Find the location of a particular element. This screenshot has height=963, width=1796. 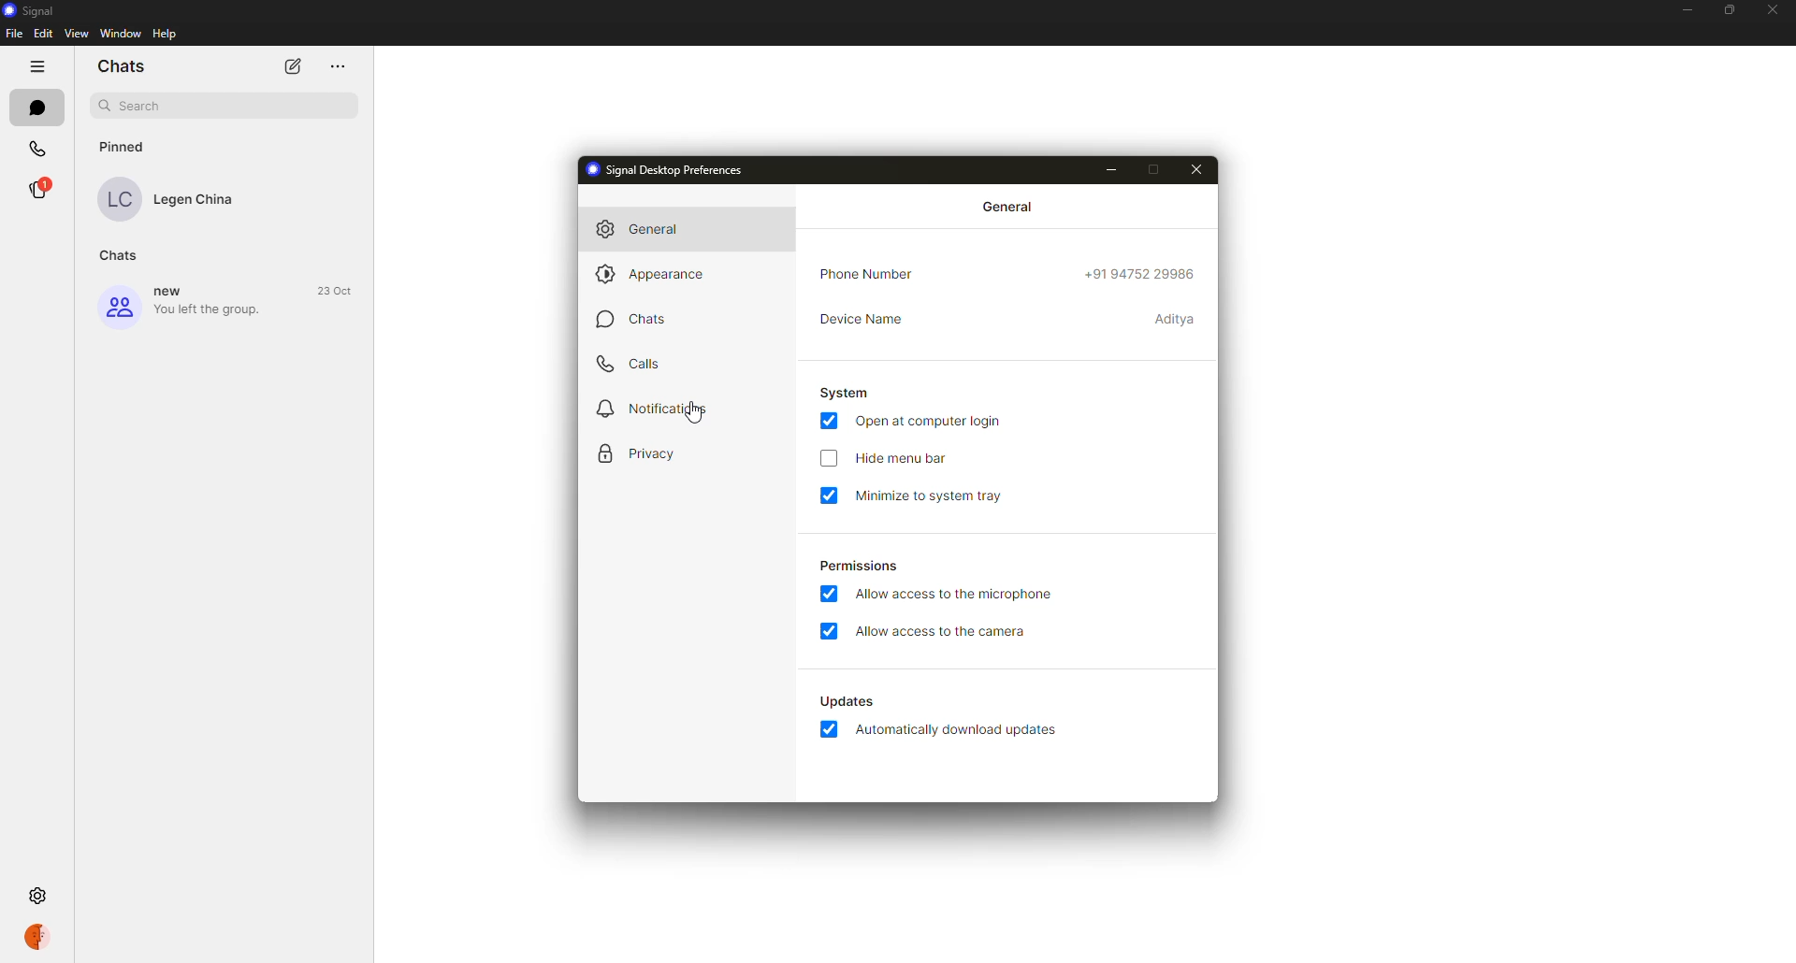

more options is located at coordinates (36, 66).